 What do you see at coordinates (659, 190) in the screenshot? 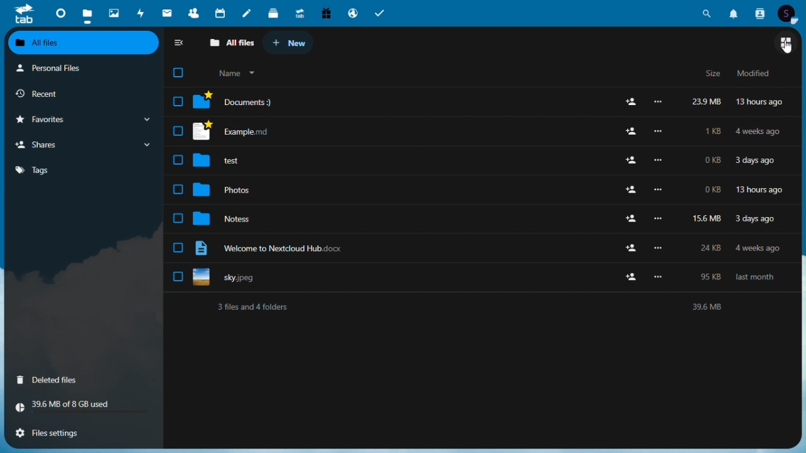
I see `more options` at bounding box center [659, 190].